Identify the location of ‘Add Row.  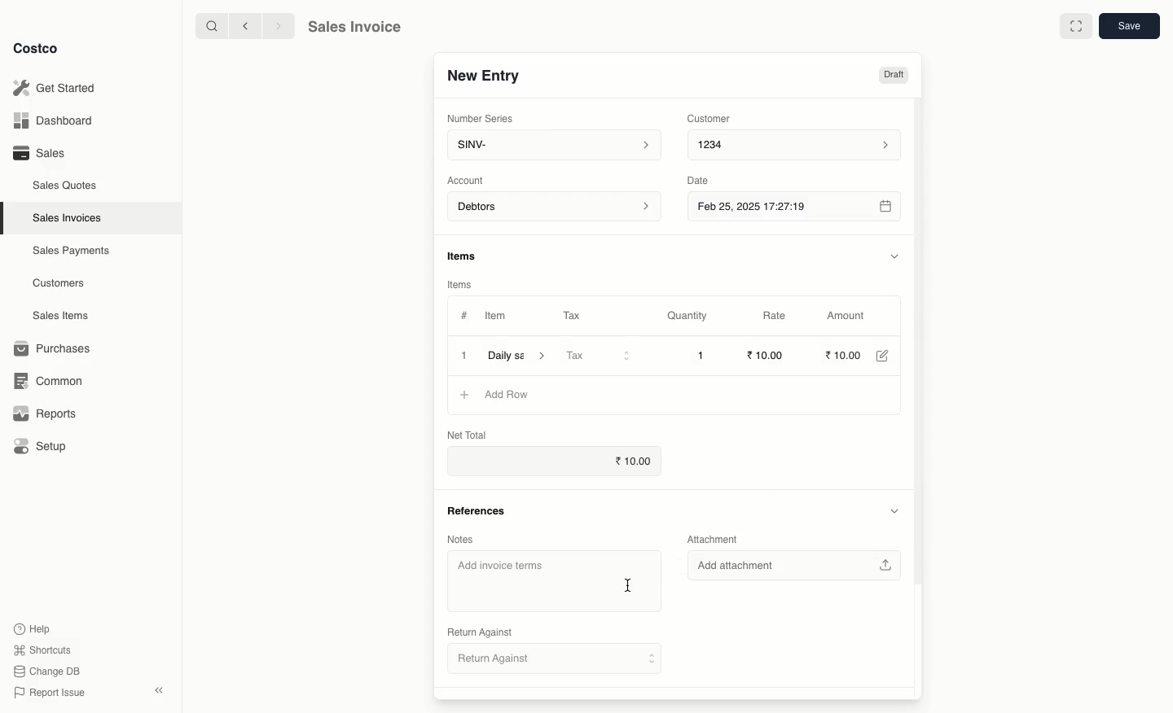
(511, 395).